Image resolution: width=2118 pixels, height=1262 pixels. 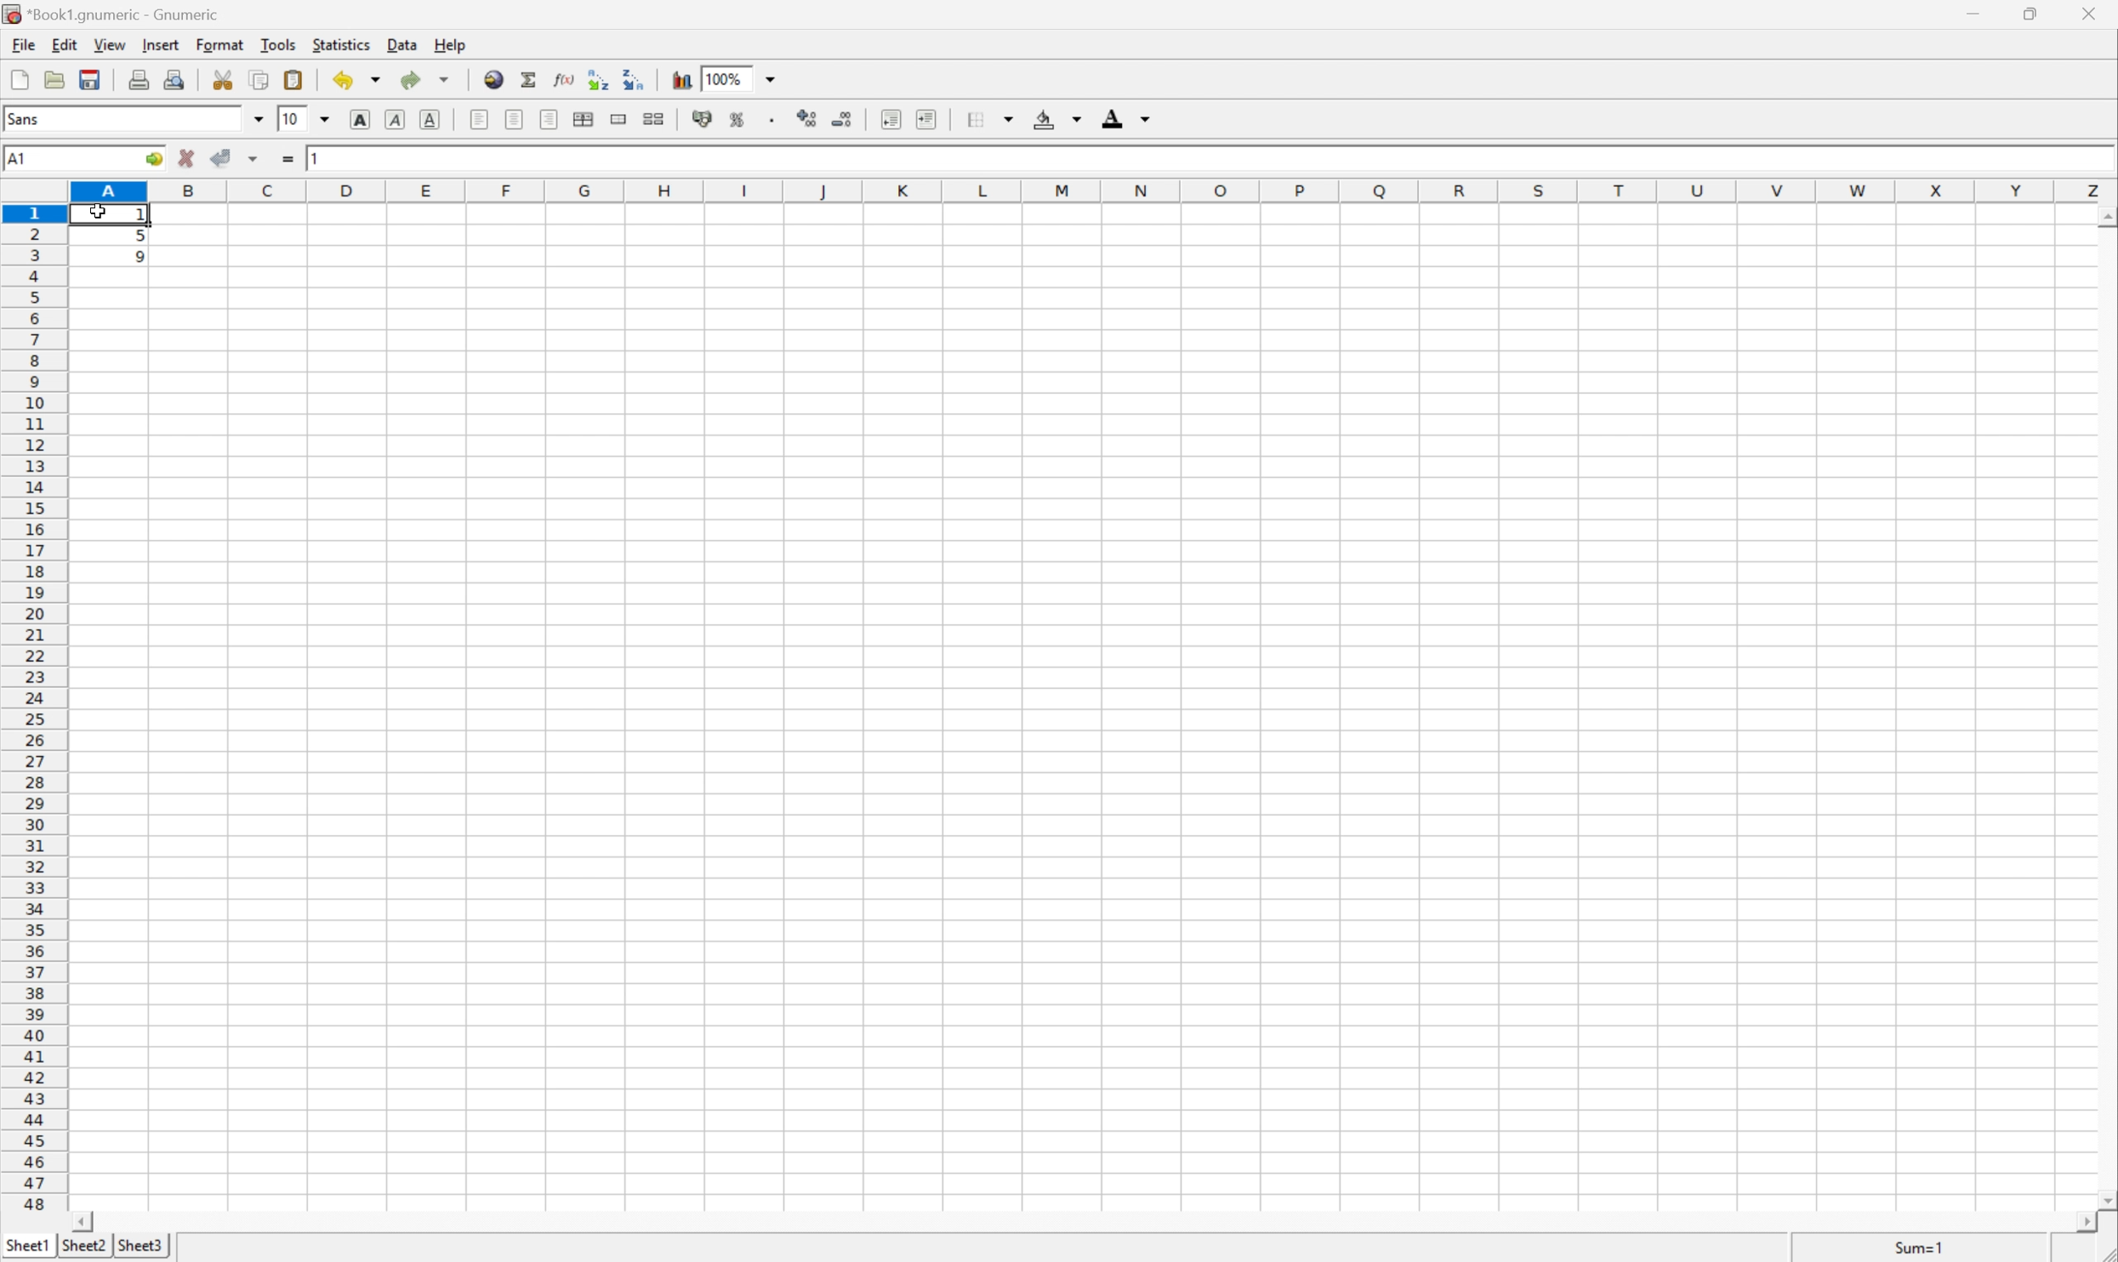 What do you see at coordinates (136, 77) in the screenshot?
I see `print` at bounding box center [136, 77].